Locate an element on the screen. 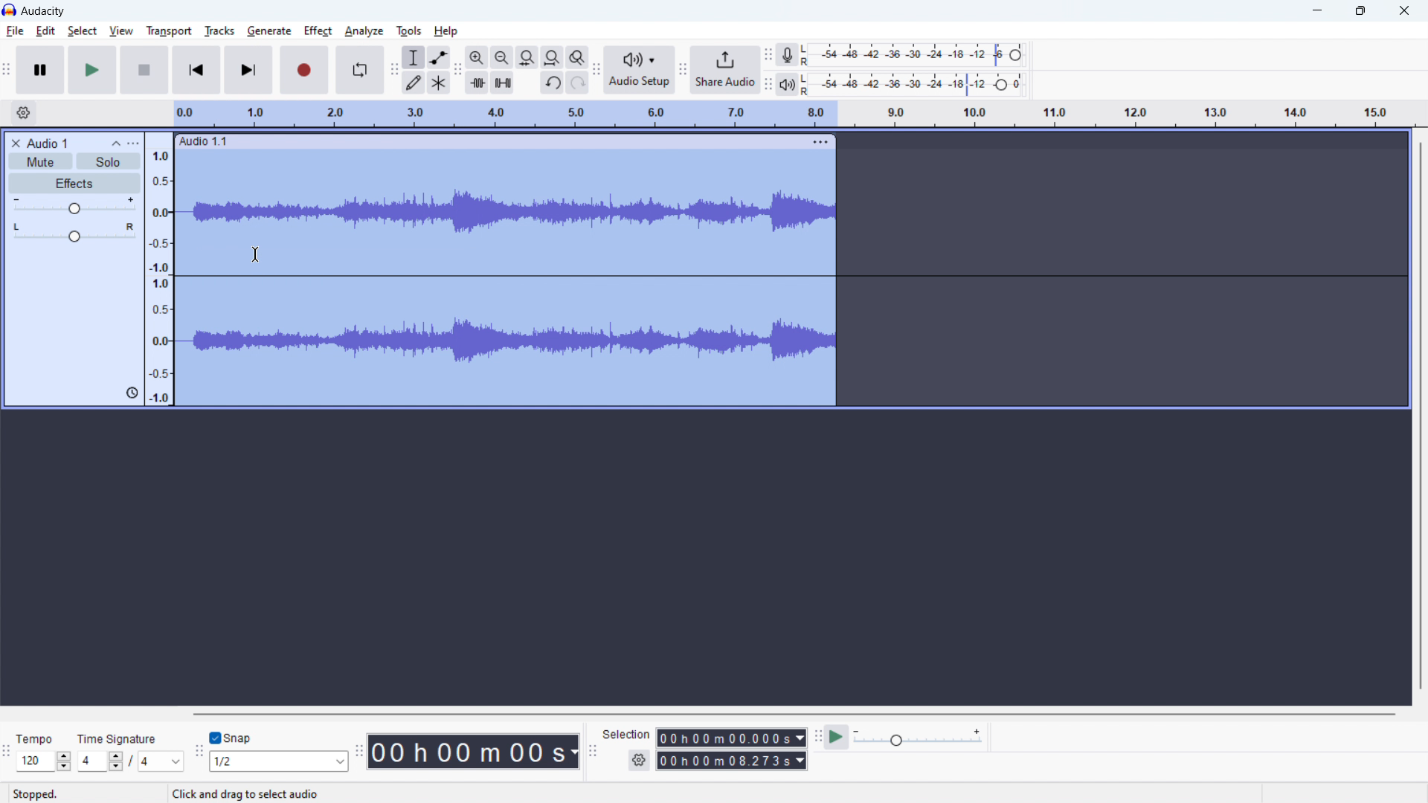  view is located at coordinates (120, 30).